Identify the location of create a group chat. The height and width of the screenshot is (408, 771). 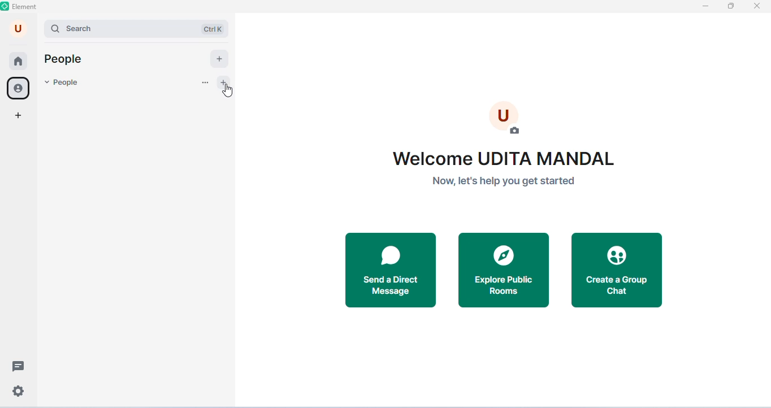
(617, 271).